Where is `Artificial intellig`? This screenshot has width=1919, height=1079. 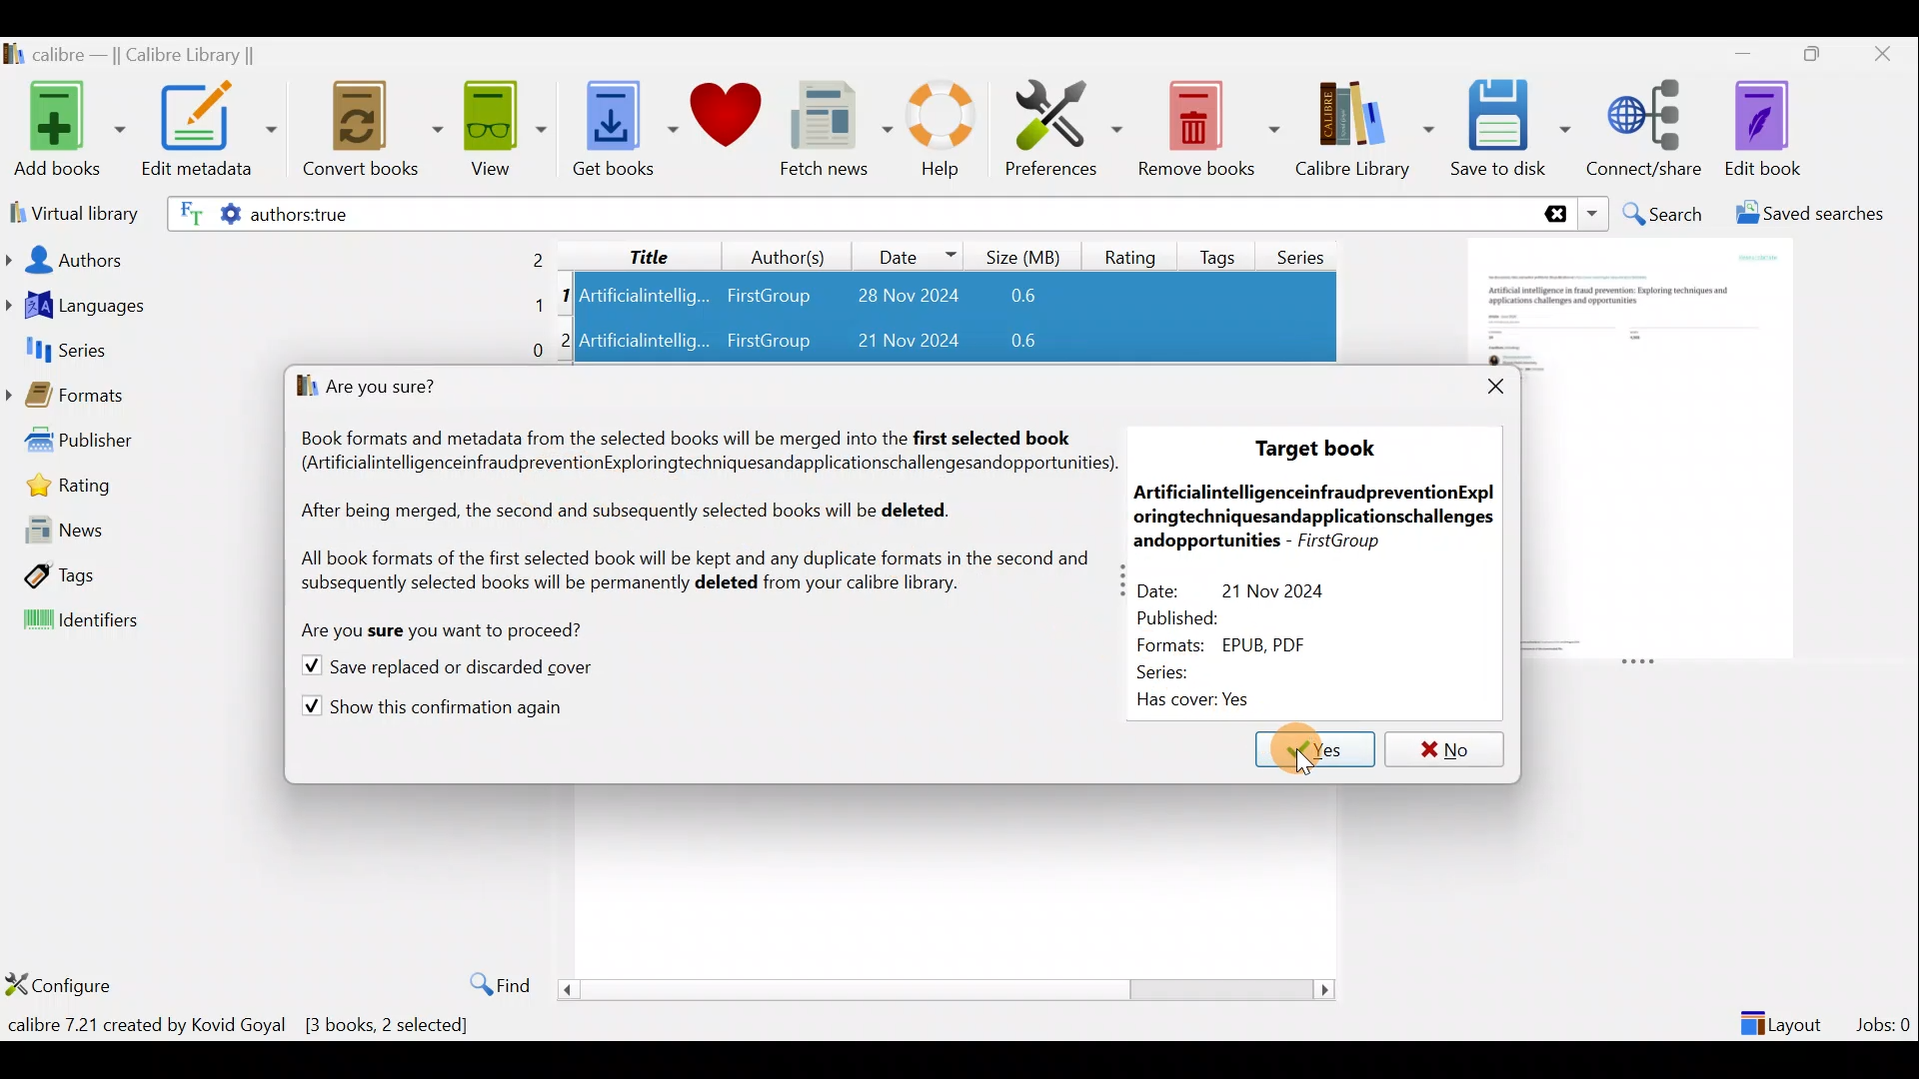
Artificial intellig is located at coordinates (647, 343).